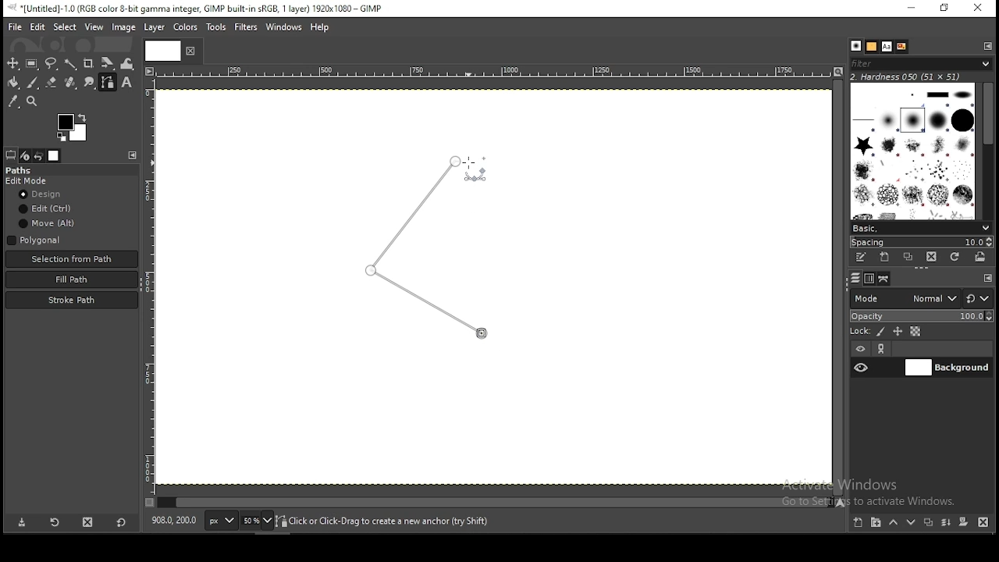 This screenshot has width=999, height=562. Describe the element at coordinates (30, 62) in the screenshot. I see `rectangle selection tool` at that location.